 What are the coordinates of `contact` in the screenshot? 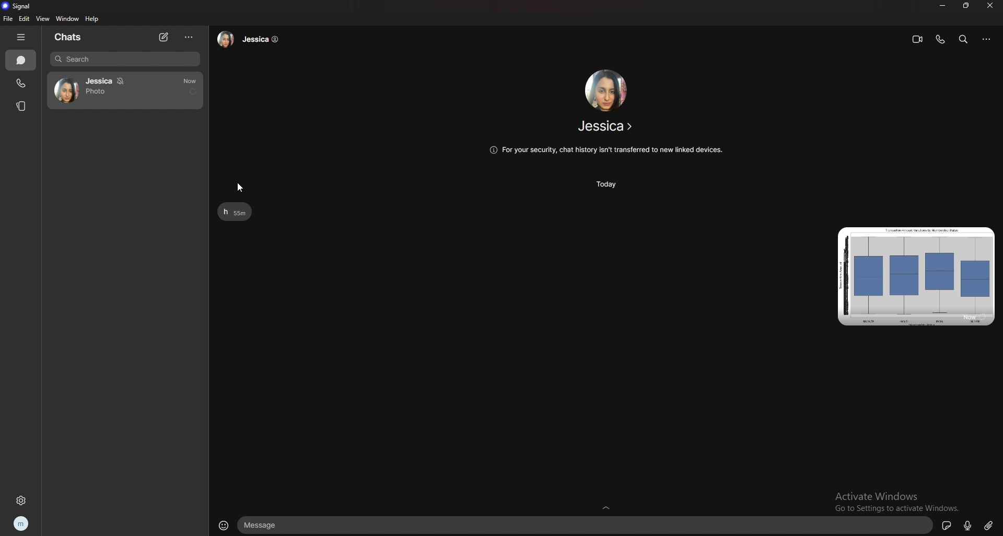 It's located at (607, 126).